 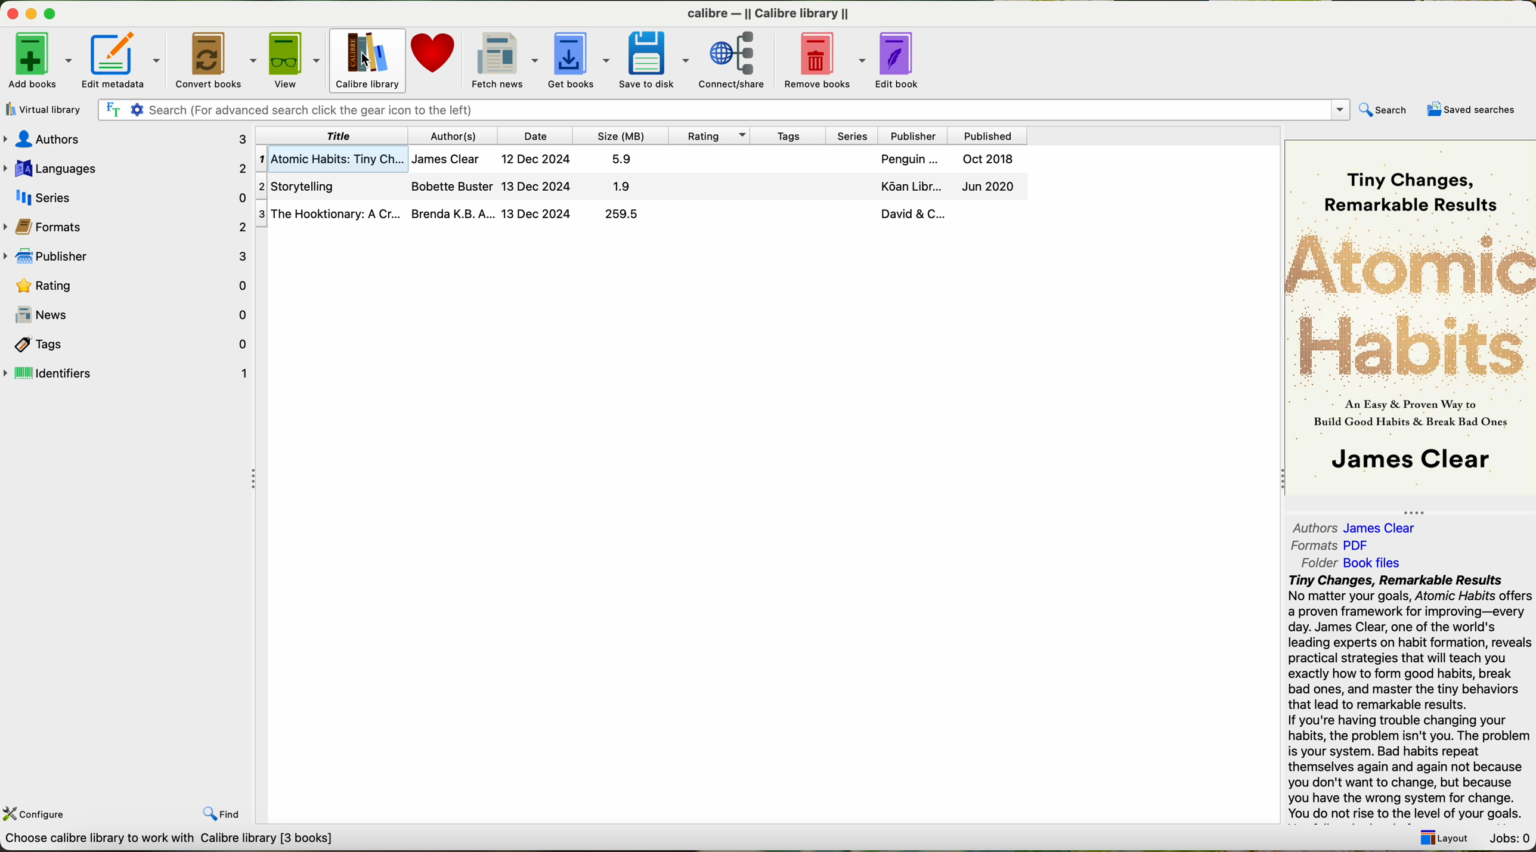 I want to click on remove books, so click(x=828, y=58).